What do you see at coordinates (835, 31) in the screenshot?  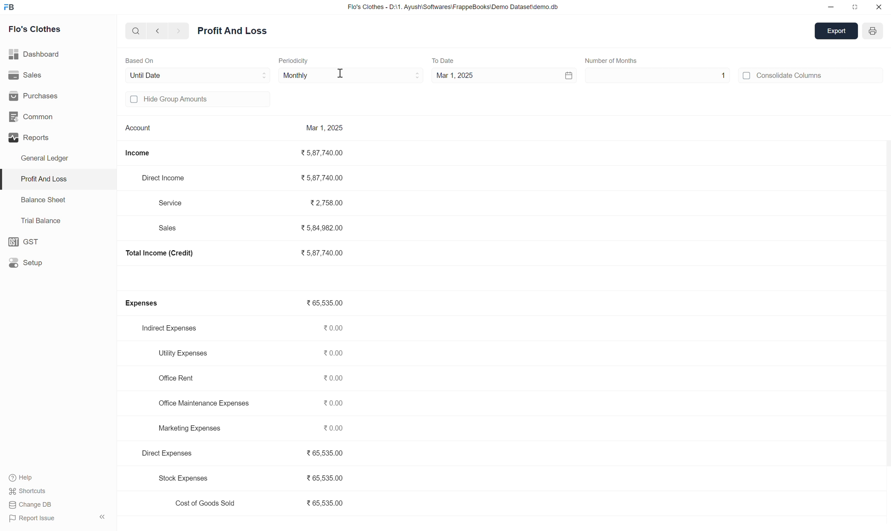 I see `Export` at bounding box center [835, 31].